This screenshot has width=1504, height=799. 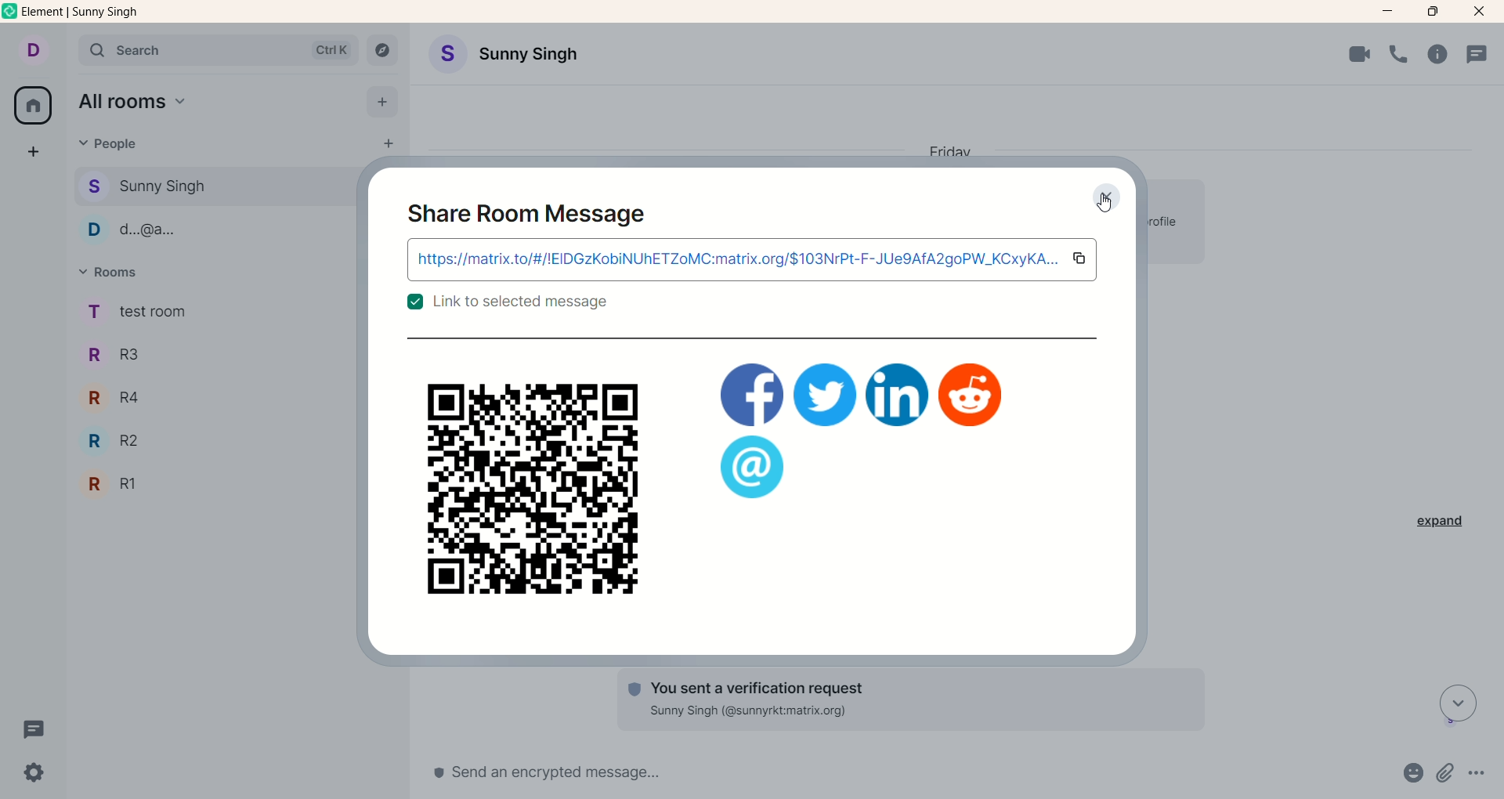 I want to click on all rooms, so click(x=31, y=108).